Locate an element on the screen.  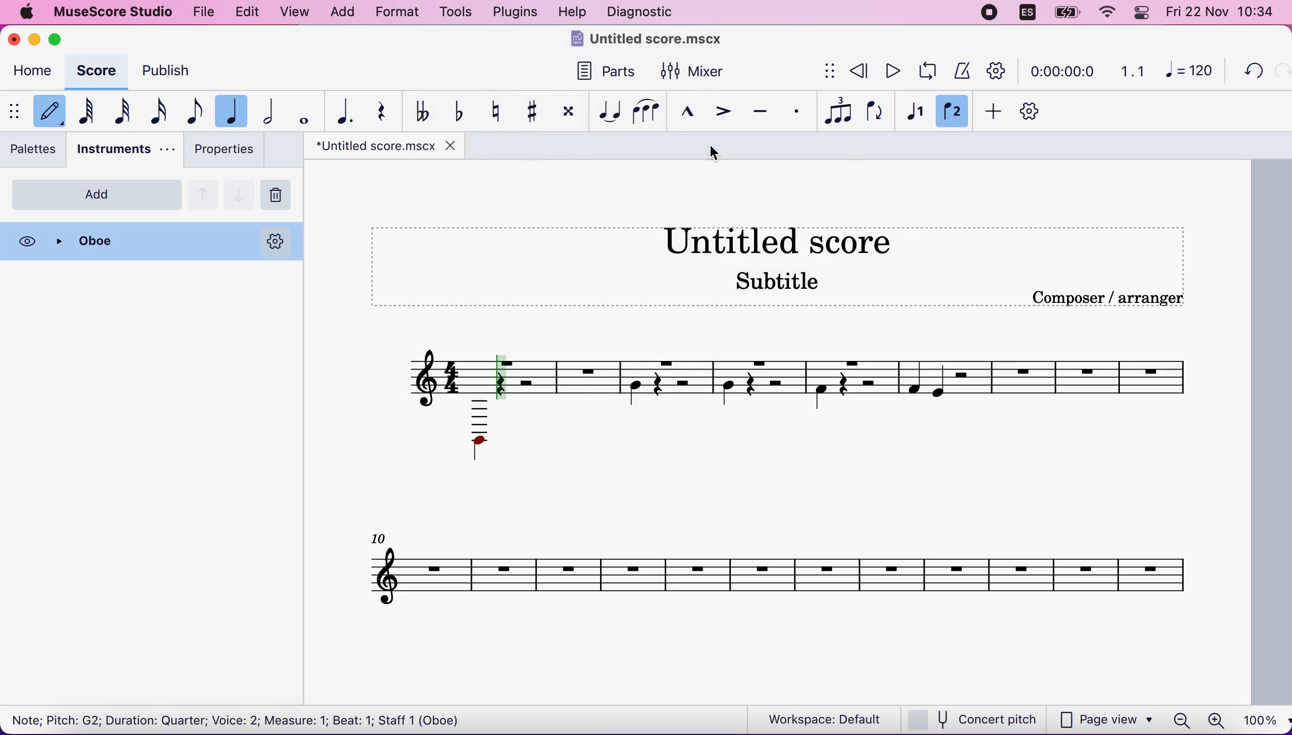
format is located at coordinates (400, 12).